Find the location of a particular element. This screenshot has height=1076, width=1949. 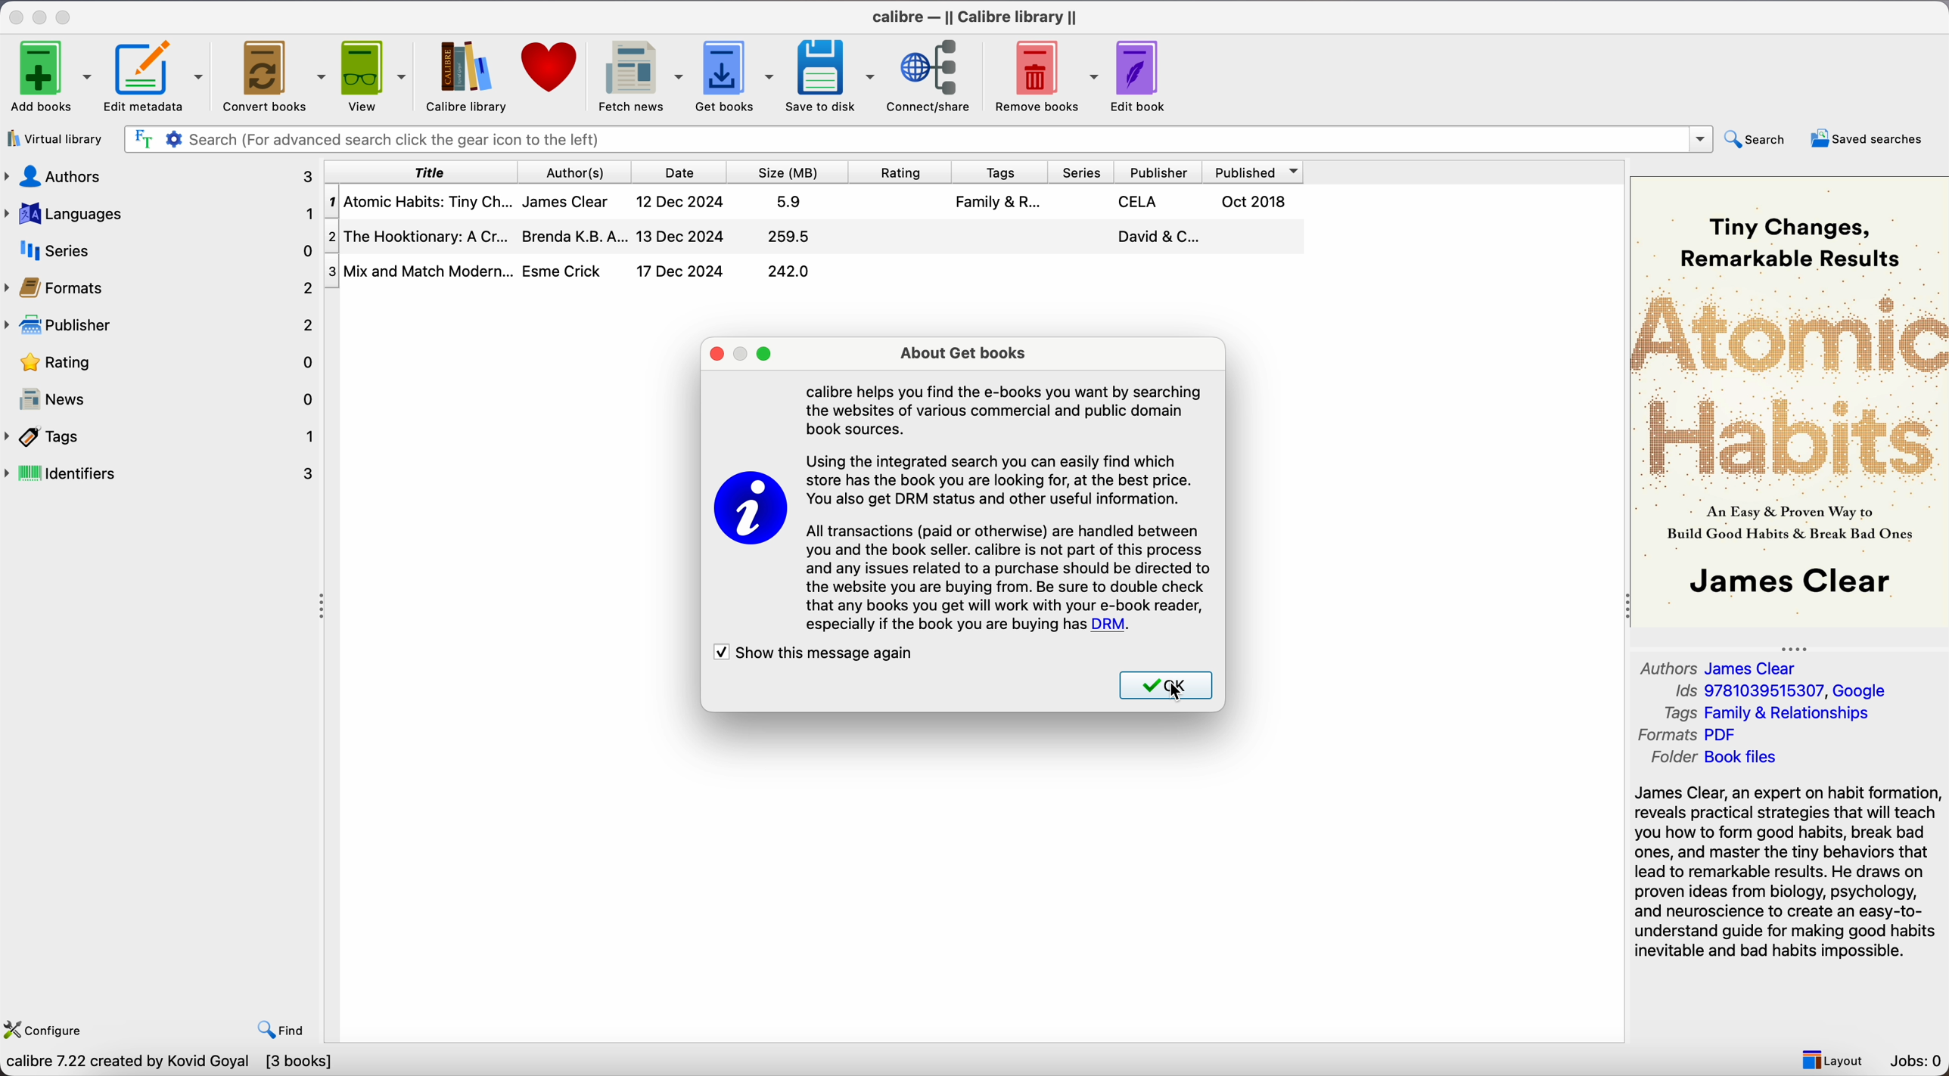

size is located at coordinates (794, 172).